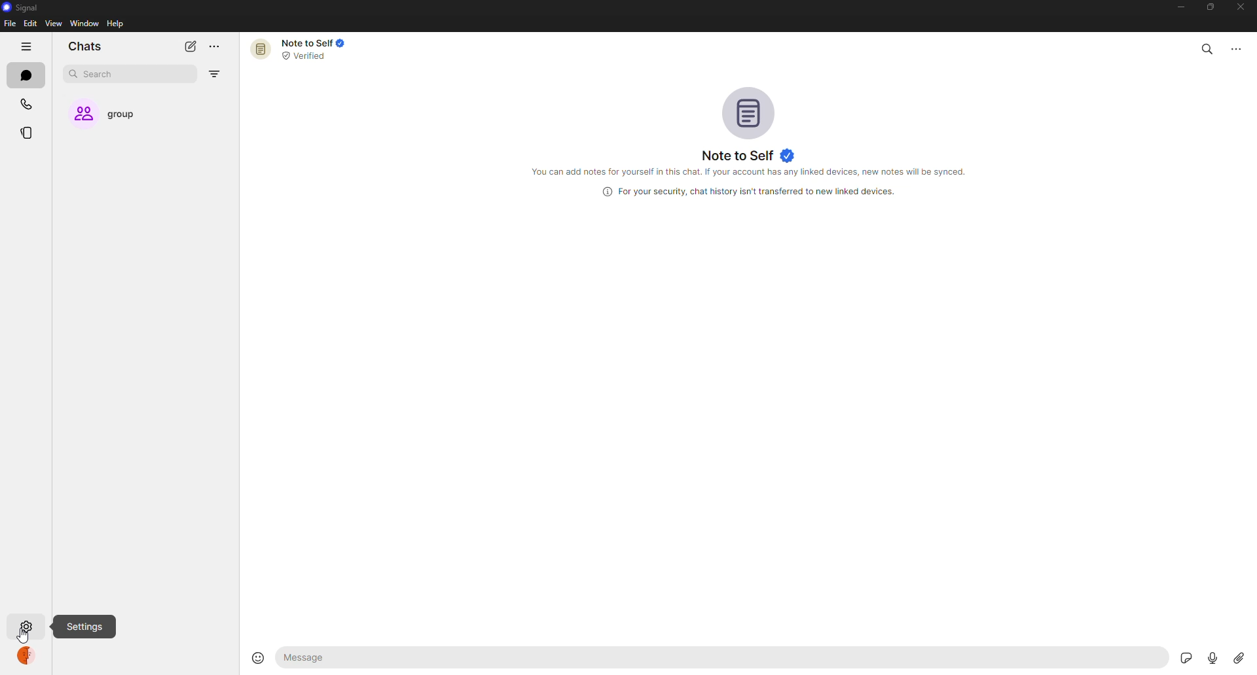 The height and width of the screenshot is (675, 1257). Describe the element at coordinates (1242, 46) in the screenshot. I see `more` at that location.